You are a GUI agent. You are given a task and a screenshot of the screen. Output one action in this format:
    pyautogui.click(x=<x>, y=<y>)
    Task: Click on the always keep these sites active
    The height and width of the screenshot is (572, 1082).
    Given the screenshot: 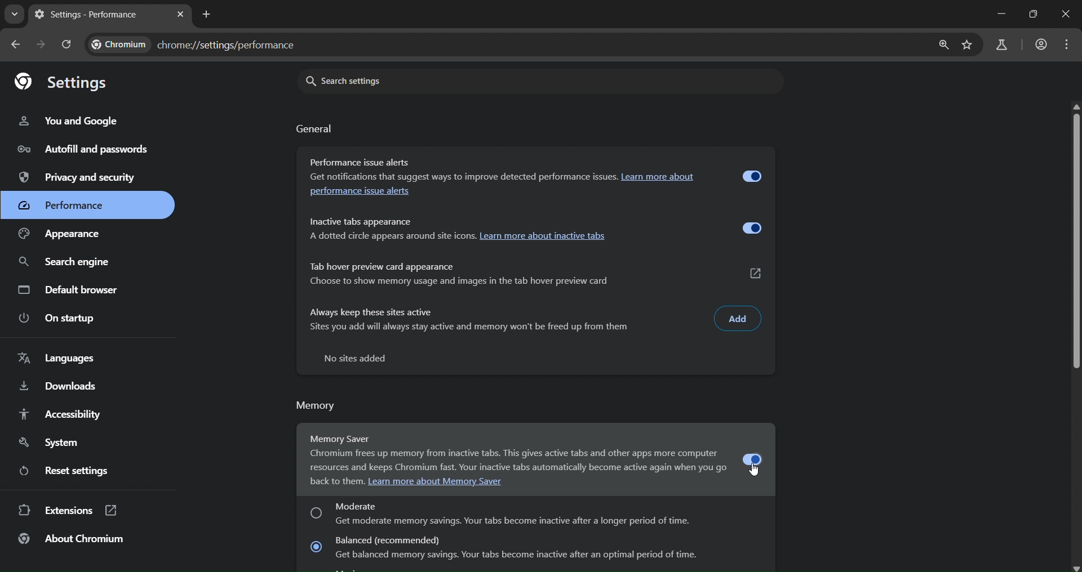 What is the action you would take?
    pyautogui.click(x=371, y=312)
    